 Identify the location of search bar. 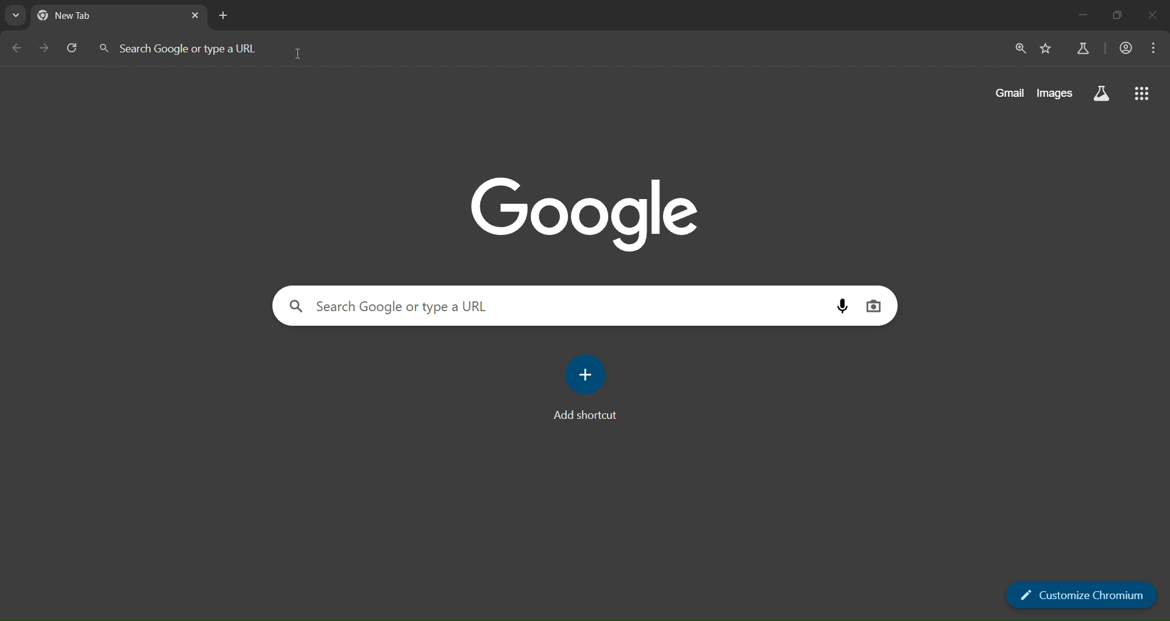
(179, 47).